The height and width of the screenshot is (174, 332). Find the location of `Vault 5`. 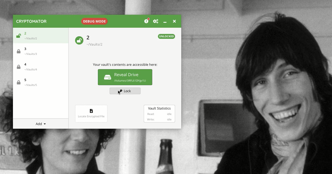

Vault 5 is located at coordinates (27, 83).